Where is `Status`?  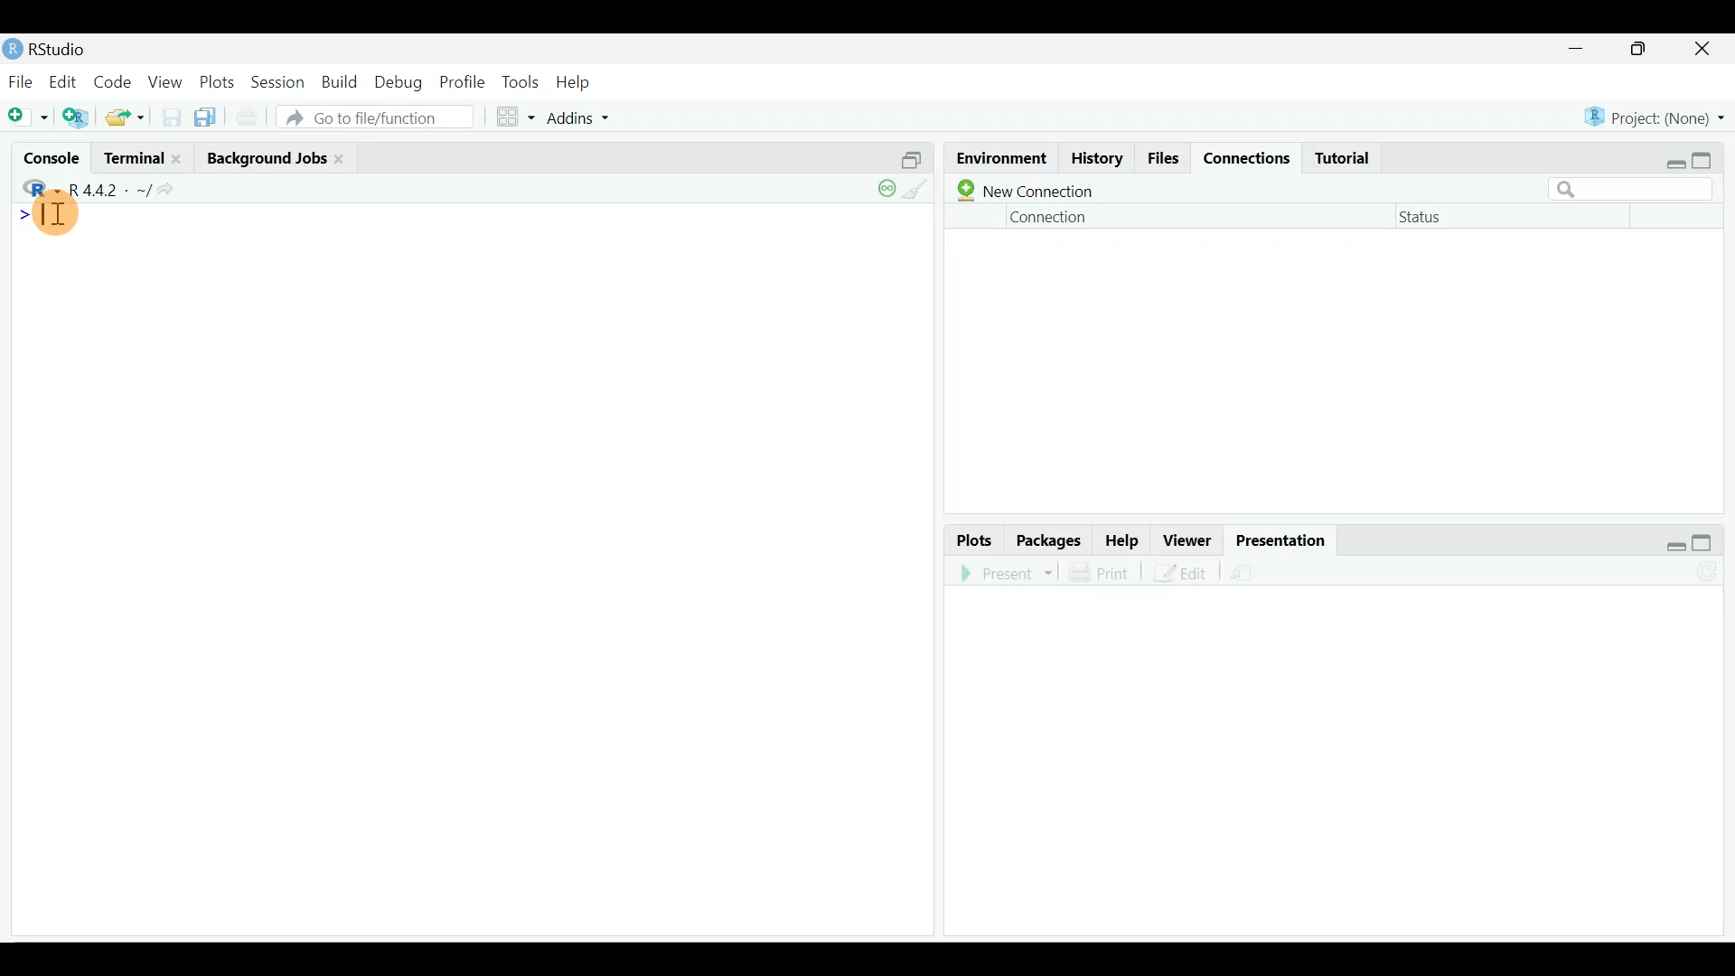 Status is located at coordinates (1430, 216).